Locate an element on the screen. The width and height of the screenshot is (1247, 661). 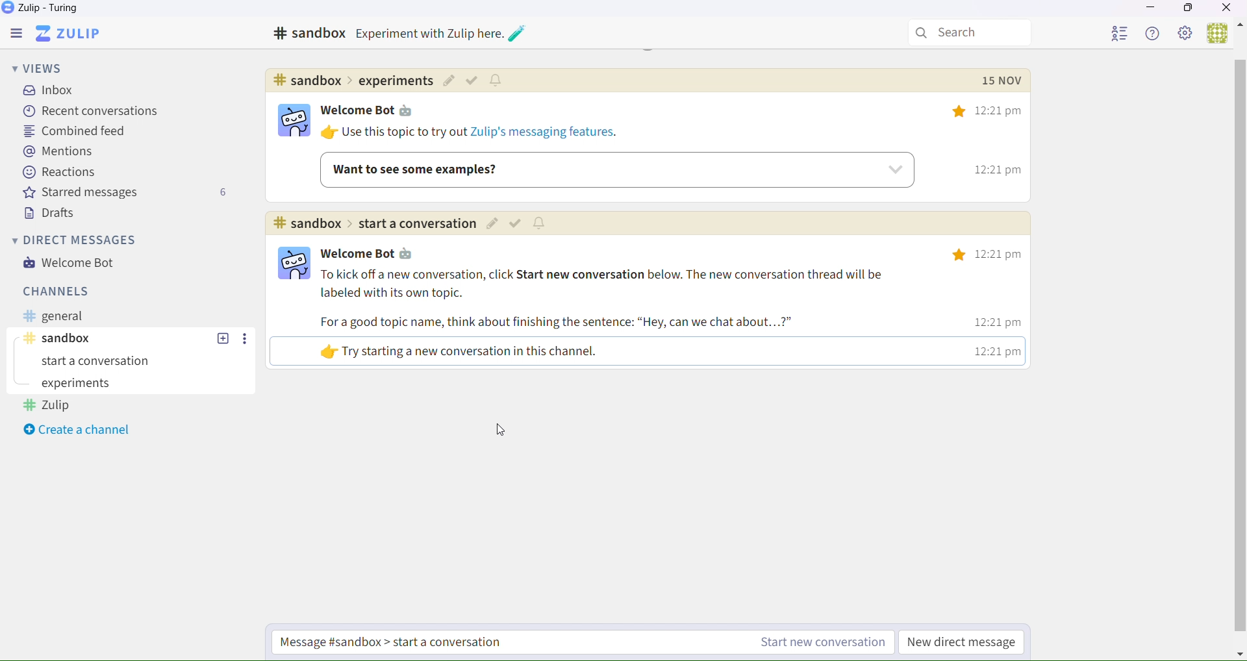
 is located at coordinates (1239, 27).